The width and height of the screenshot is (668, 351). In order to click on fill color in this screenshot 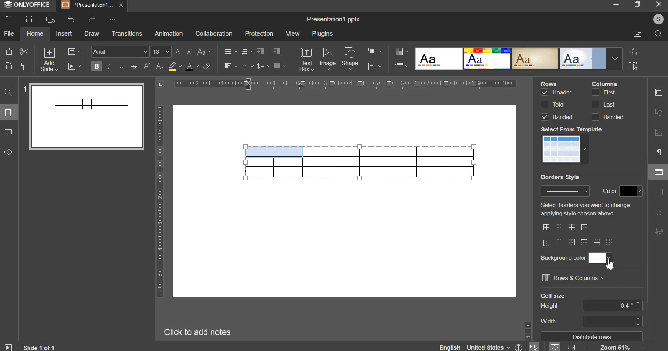, I will do `click(174, 66)`.